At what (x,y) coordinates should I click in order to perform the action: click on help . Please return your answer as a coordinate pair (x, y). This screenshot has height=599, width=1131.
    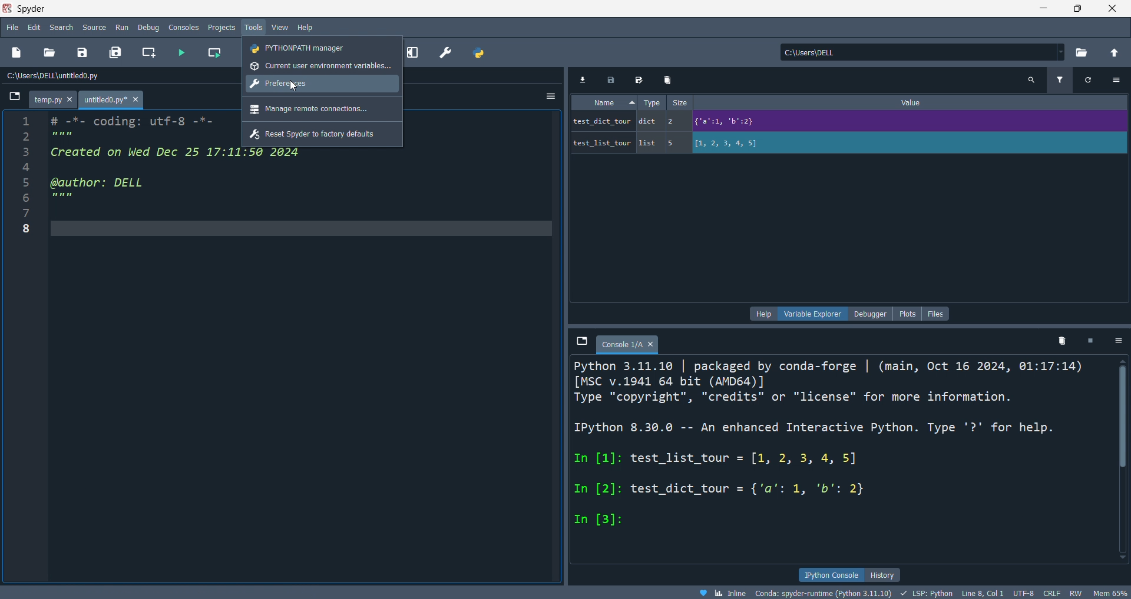
    Looking at the image, I should click on (762, 314).